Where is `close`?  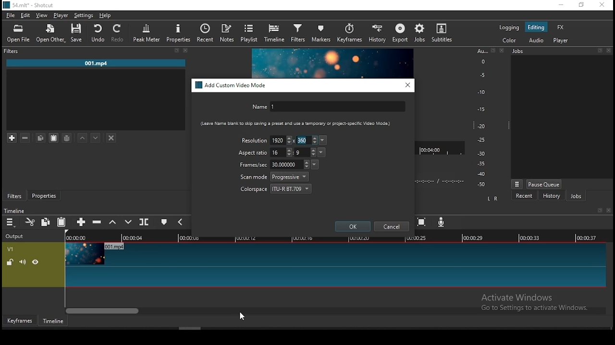
close is located at coordinates (610, 51).